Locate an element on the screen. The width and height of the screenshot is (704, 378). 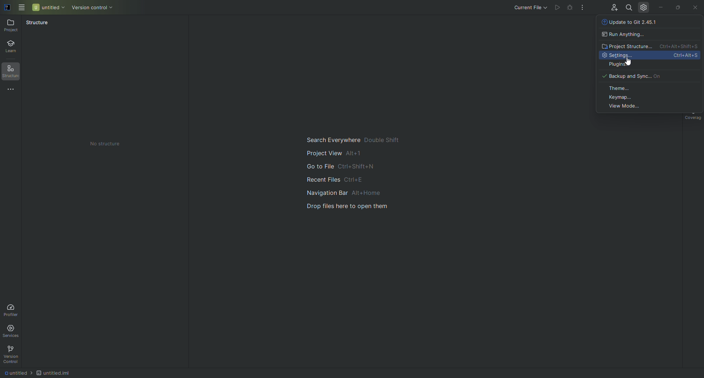
Code With Me is located at coordinates (614, 8).